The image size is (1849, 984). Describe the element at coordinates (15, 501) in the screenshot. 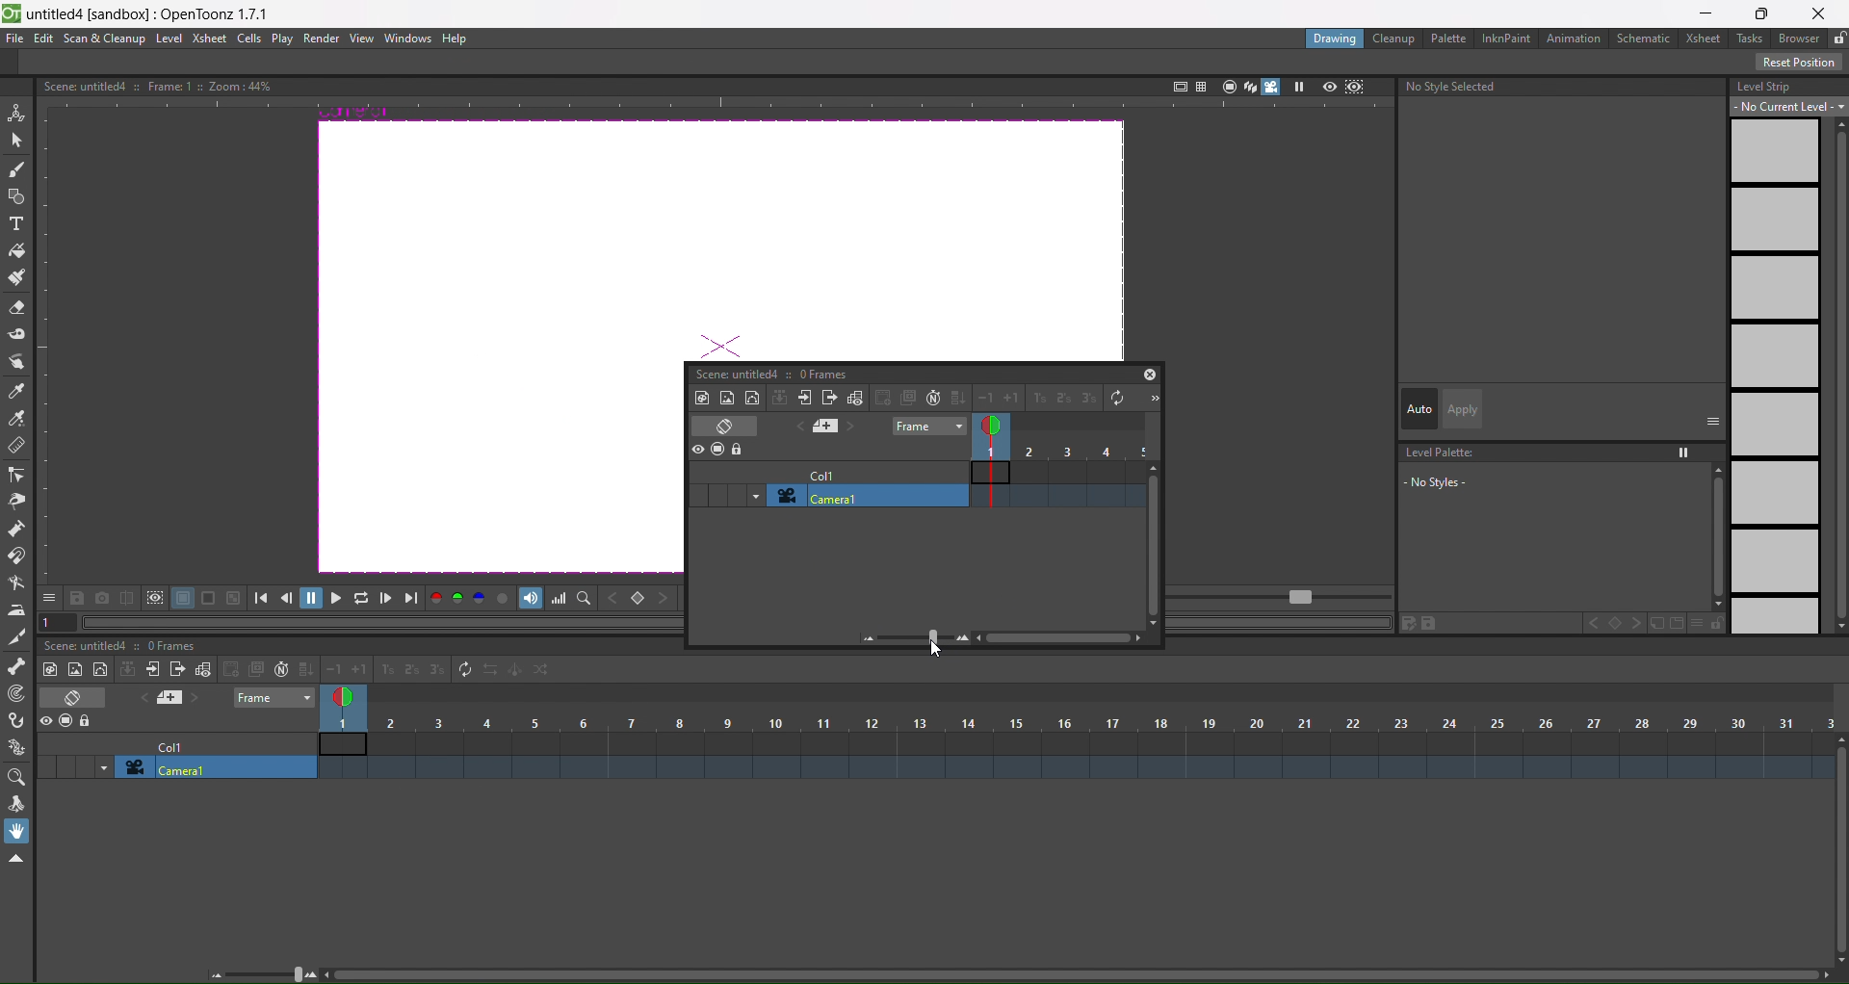

I see `pinch tool` at that location.